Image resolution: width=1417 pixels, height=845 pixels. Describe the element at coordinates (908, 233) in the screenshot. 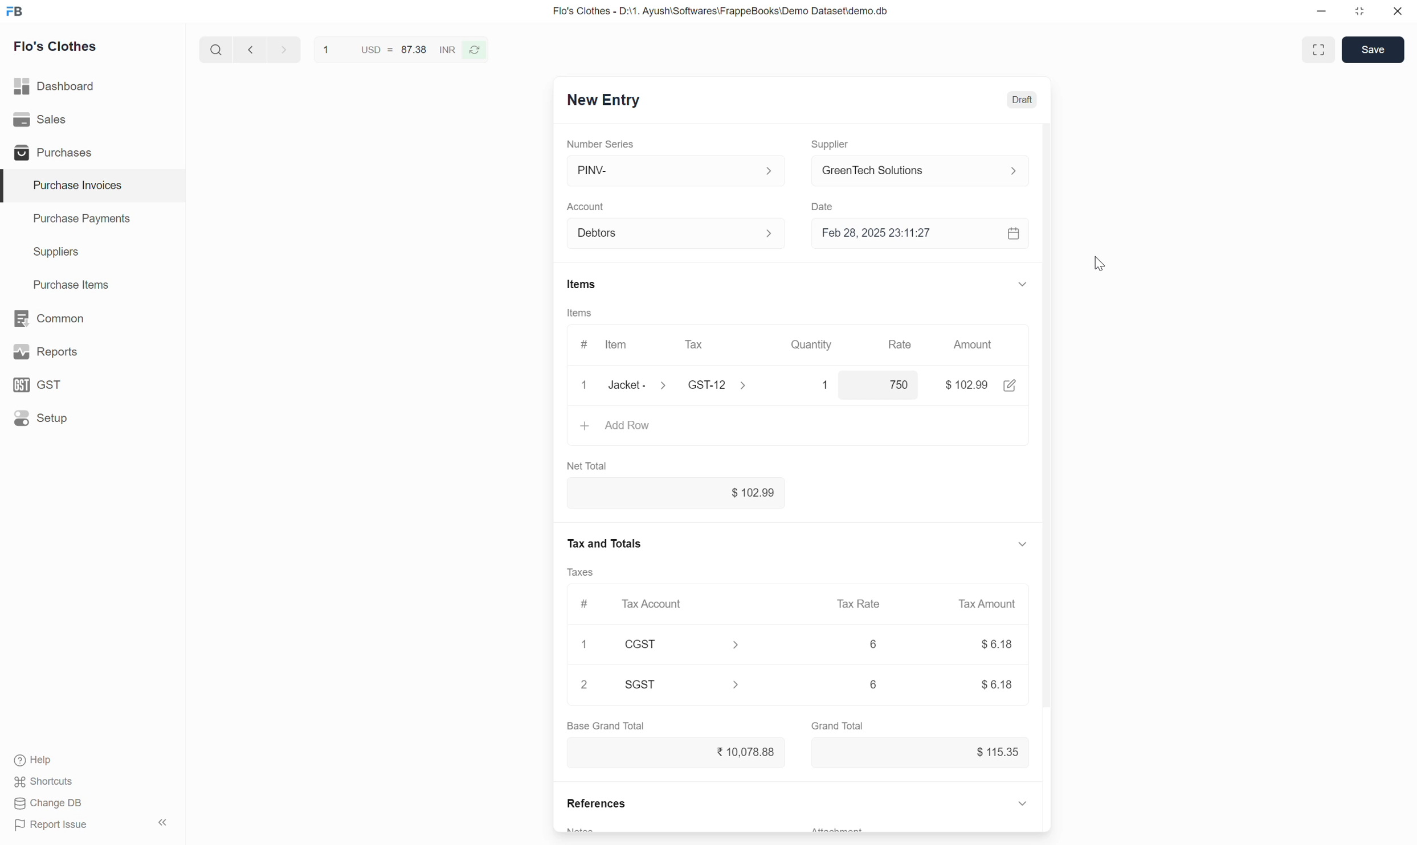

I see `Feb 28, 2025 23:11:27` at that location.